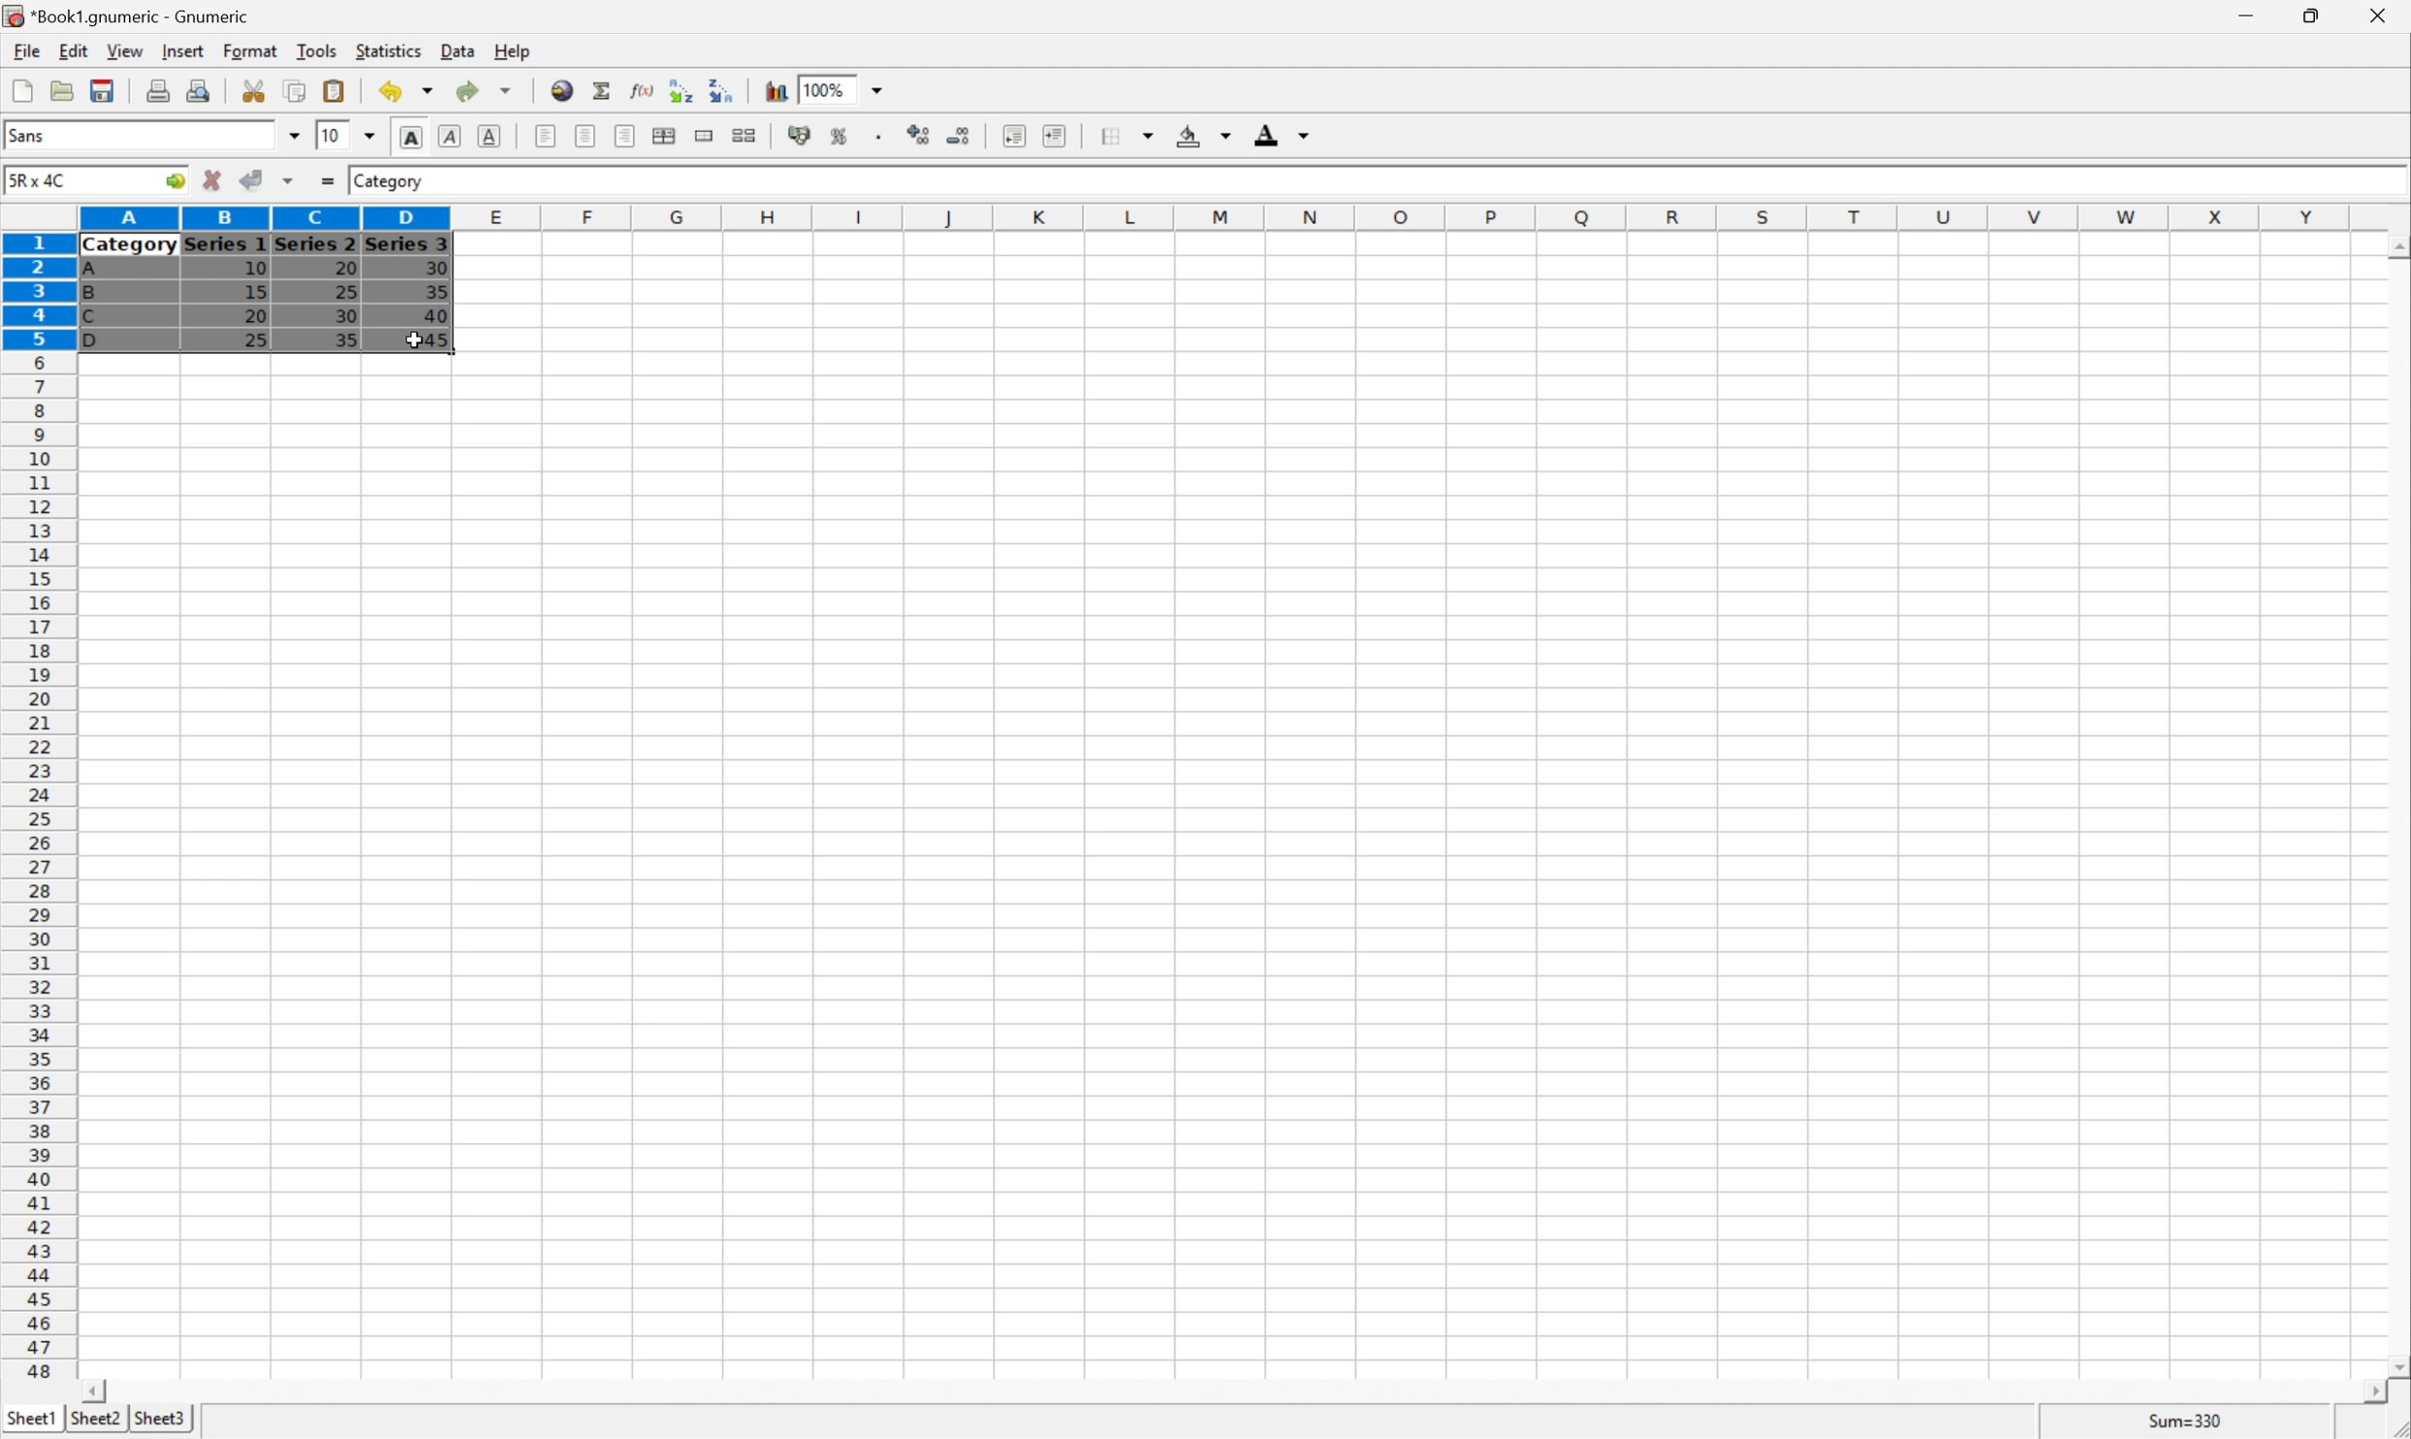 The width and height of the screenshot is (2411, 1439). What do you see at coordinates (250, 49) in the screenshot?
I see `Format` at bounding box center [250, 49].